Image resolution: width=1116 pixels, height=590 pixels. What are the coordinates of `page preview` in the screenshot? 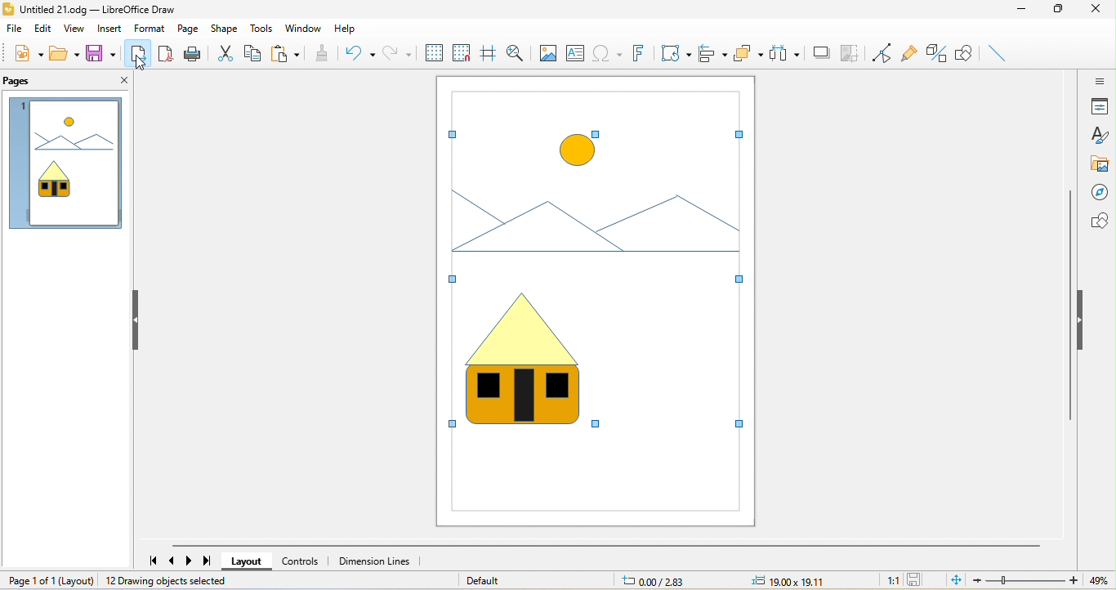 It's located at (65, 166).